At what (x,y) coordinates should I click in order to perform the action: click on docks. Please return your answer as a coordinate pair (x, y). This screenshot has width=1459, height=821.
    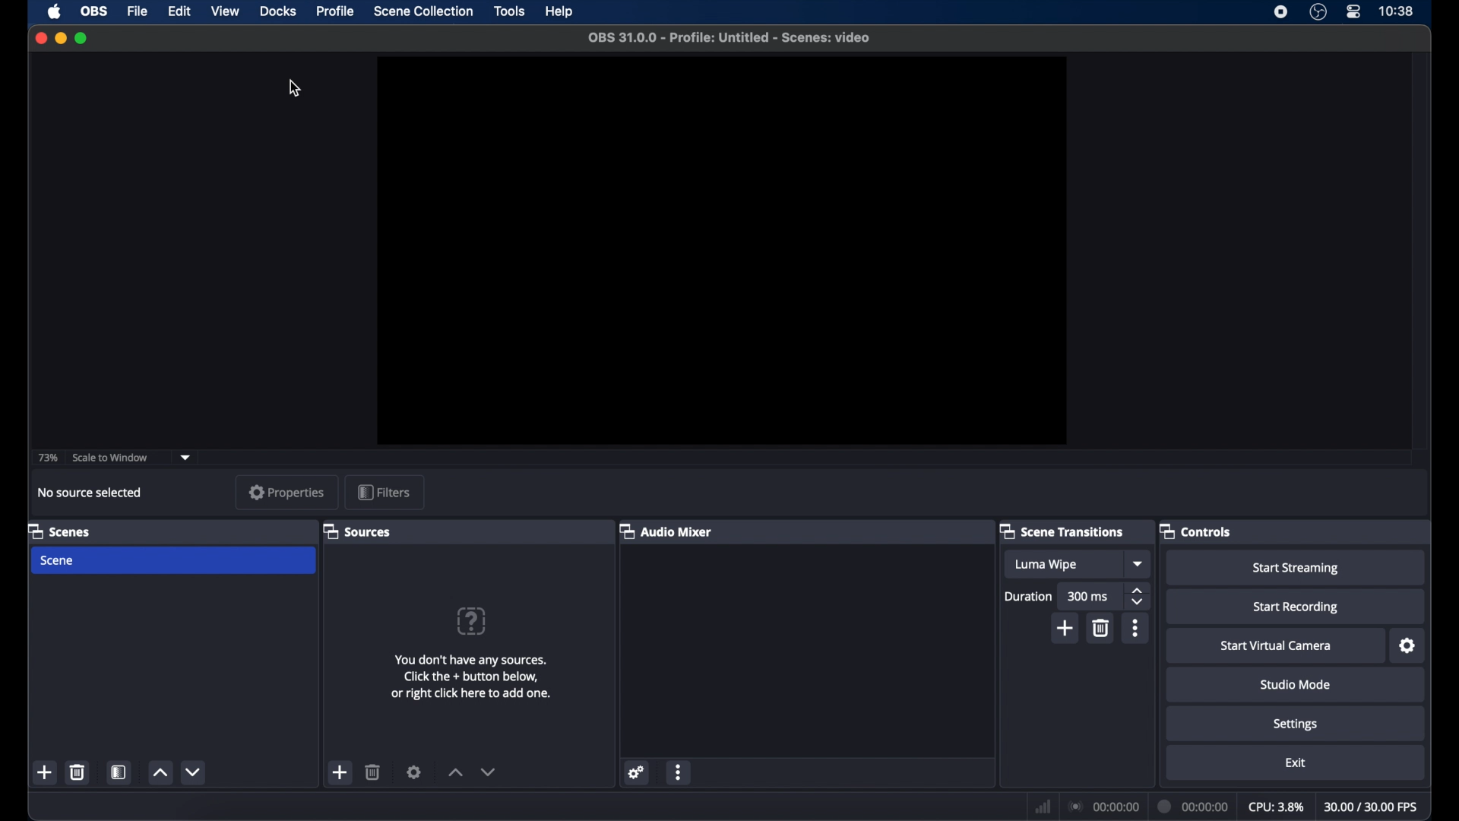
    Looking at the image, I should click on (278, 12).